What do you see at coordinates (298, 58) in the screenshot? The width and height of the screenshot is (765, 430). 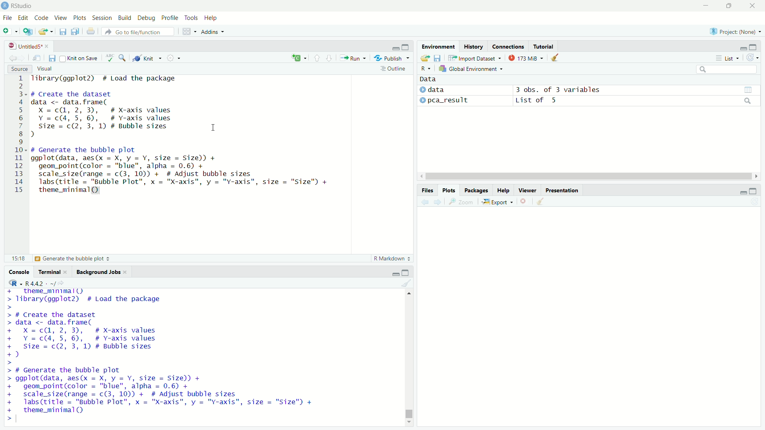 I see `language select` at bounding box center [298, 58].